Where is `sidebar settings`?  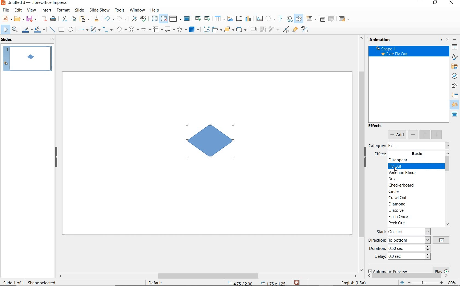 sidebar settings is located at coordinates (455, 39).